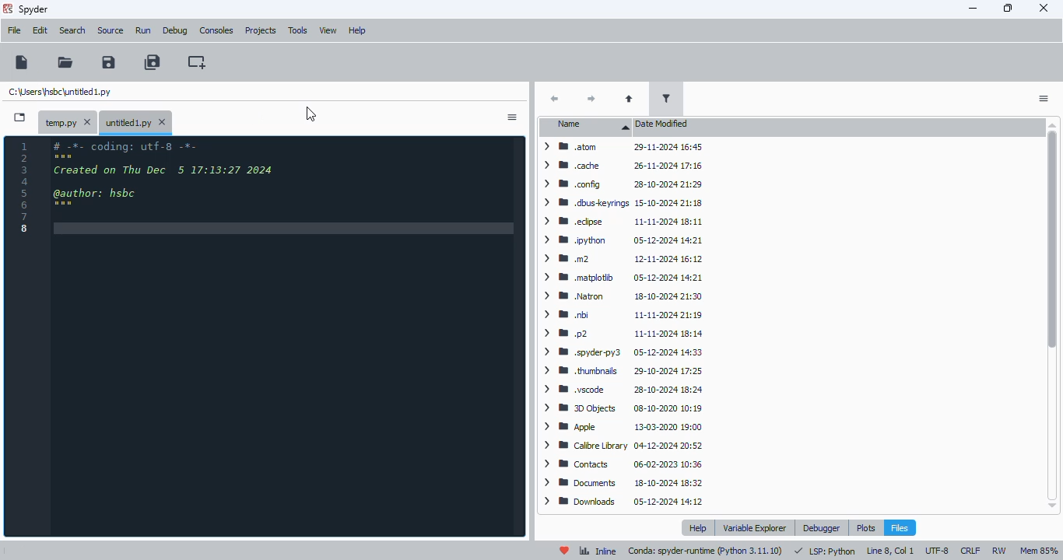 The width and height of the screenshot is (1063, 560). Describe the element at coordinates (512, 117) in the screenshot. I see `actions` at that location.